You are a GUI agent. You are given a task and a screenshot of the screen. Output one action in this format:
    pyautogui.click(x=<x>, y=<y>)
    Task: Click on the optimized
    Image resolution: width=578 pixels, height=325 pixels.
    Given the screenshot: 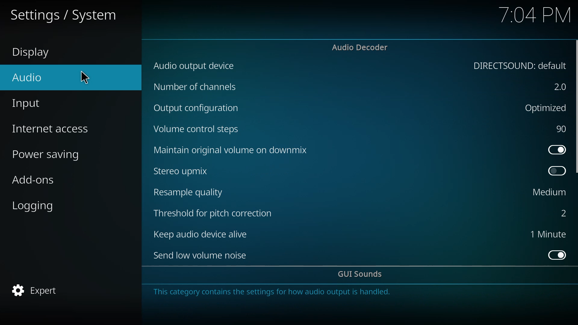 What is the action you would take?
    pyautogui.click(x=544, y=107)
    